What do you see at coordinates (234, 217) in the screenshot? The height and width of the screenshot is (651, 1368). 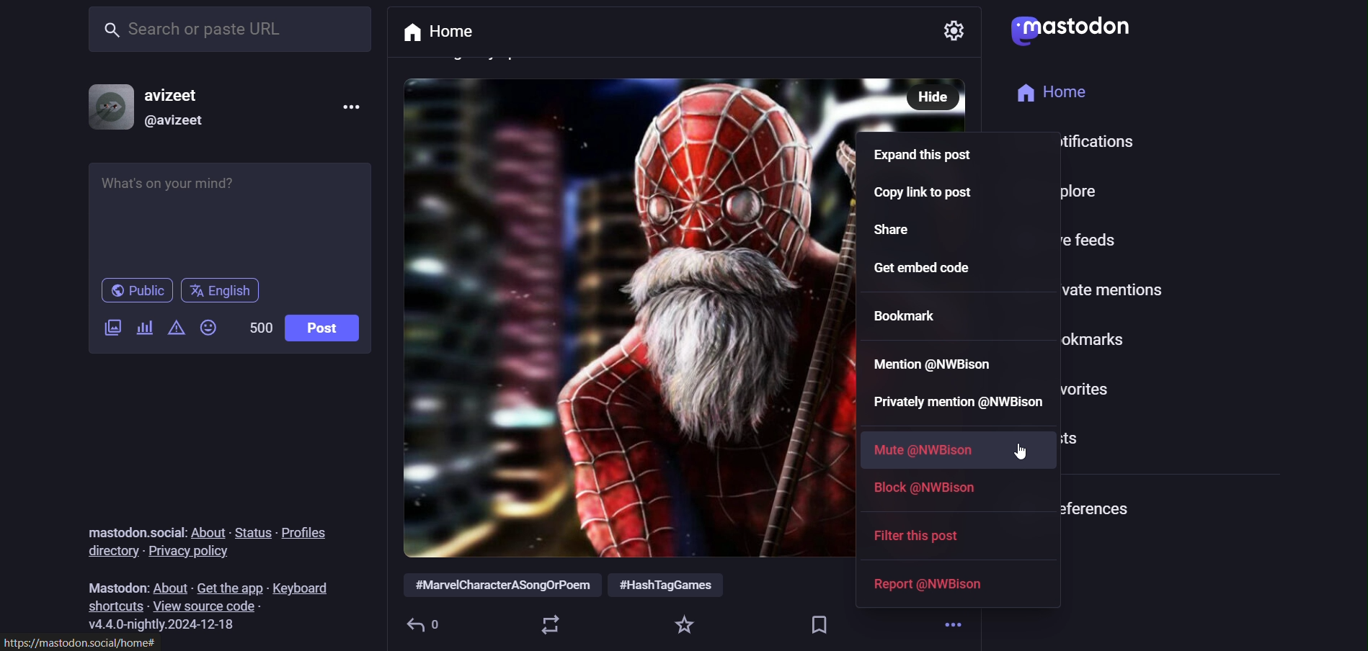 I see `whats on your mind` at bounding box center [234, 217].